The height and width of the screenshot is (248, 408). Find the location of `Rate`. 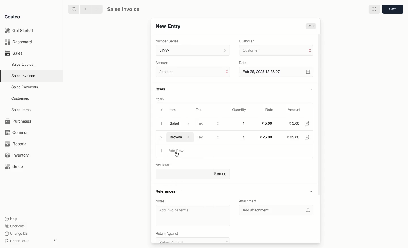

Rate is located at coordinates (270, 110).